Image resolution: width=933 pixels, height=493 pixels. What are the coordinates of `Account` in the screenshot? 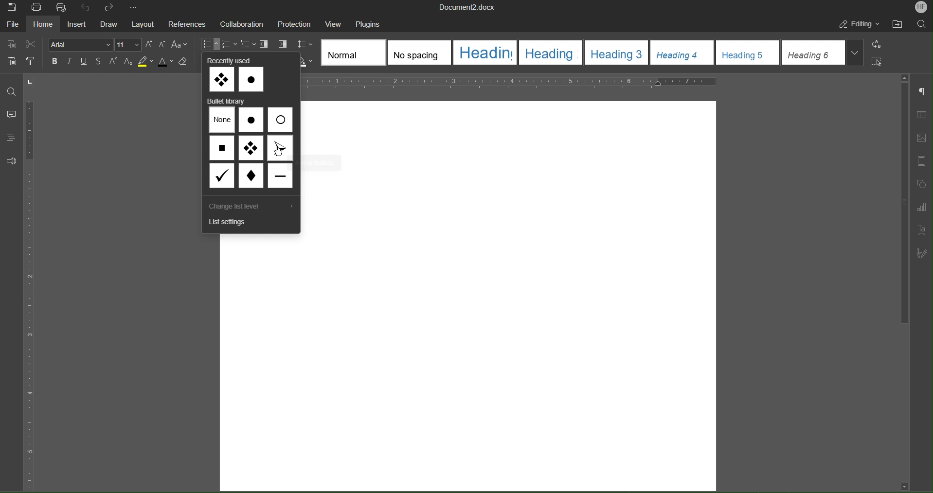 It's located at (922, 7).